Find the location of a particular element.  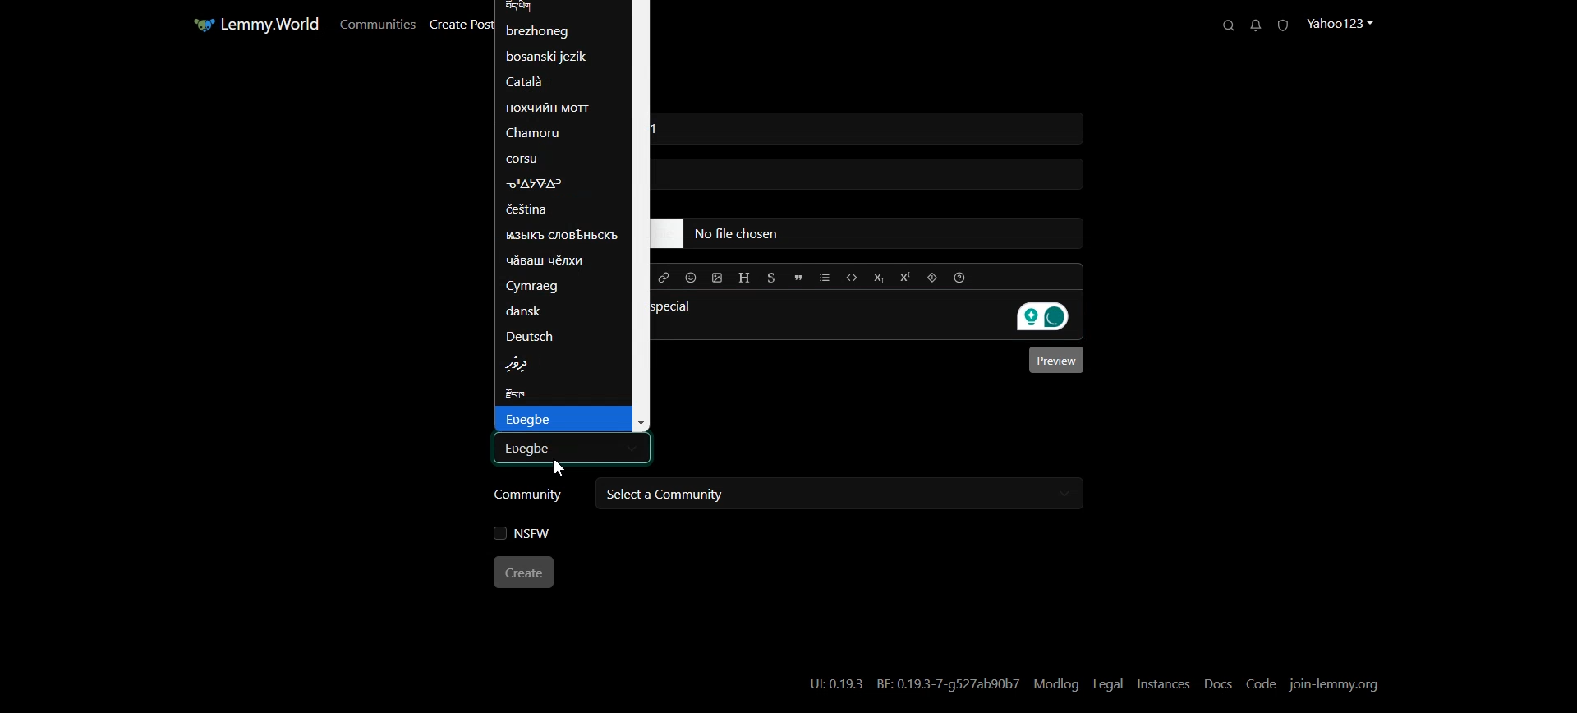

Vertical Scroll bar is located at coordinates (643, 216).